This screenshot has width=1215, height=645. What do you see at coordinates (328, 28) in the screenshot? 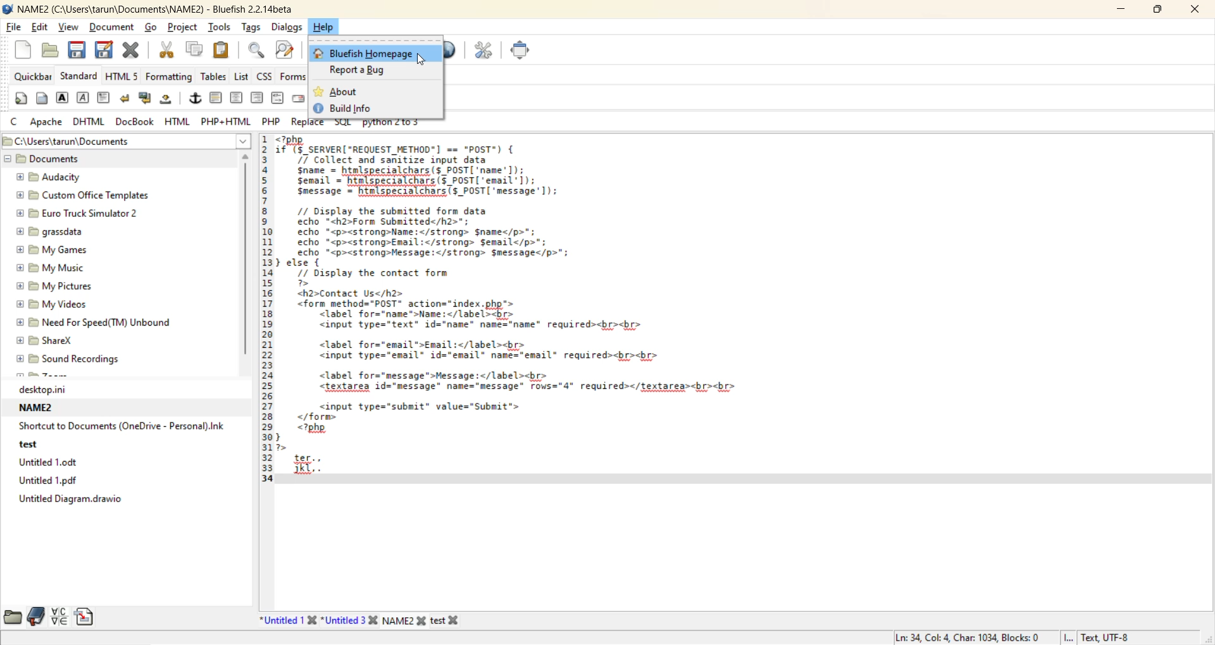
I see `help` at bounding box center [328, 28].